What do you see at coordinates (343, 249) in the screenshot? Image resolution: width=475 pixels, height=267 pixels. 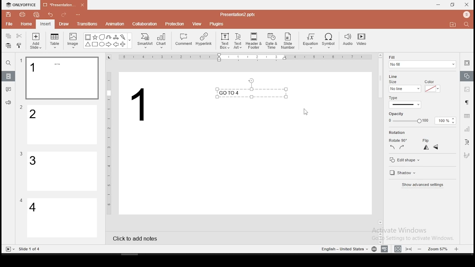 I see `Language` at bounding box center [343, 249].